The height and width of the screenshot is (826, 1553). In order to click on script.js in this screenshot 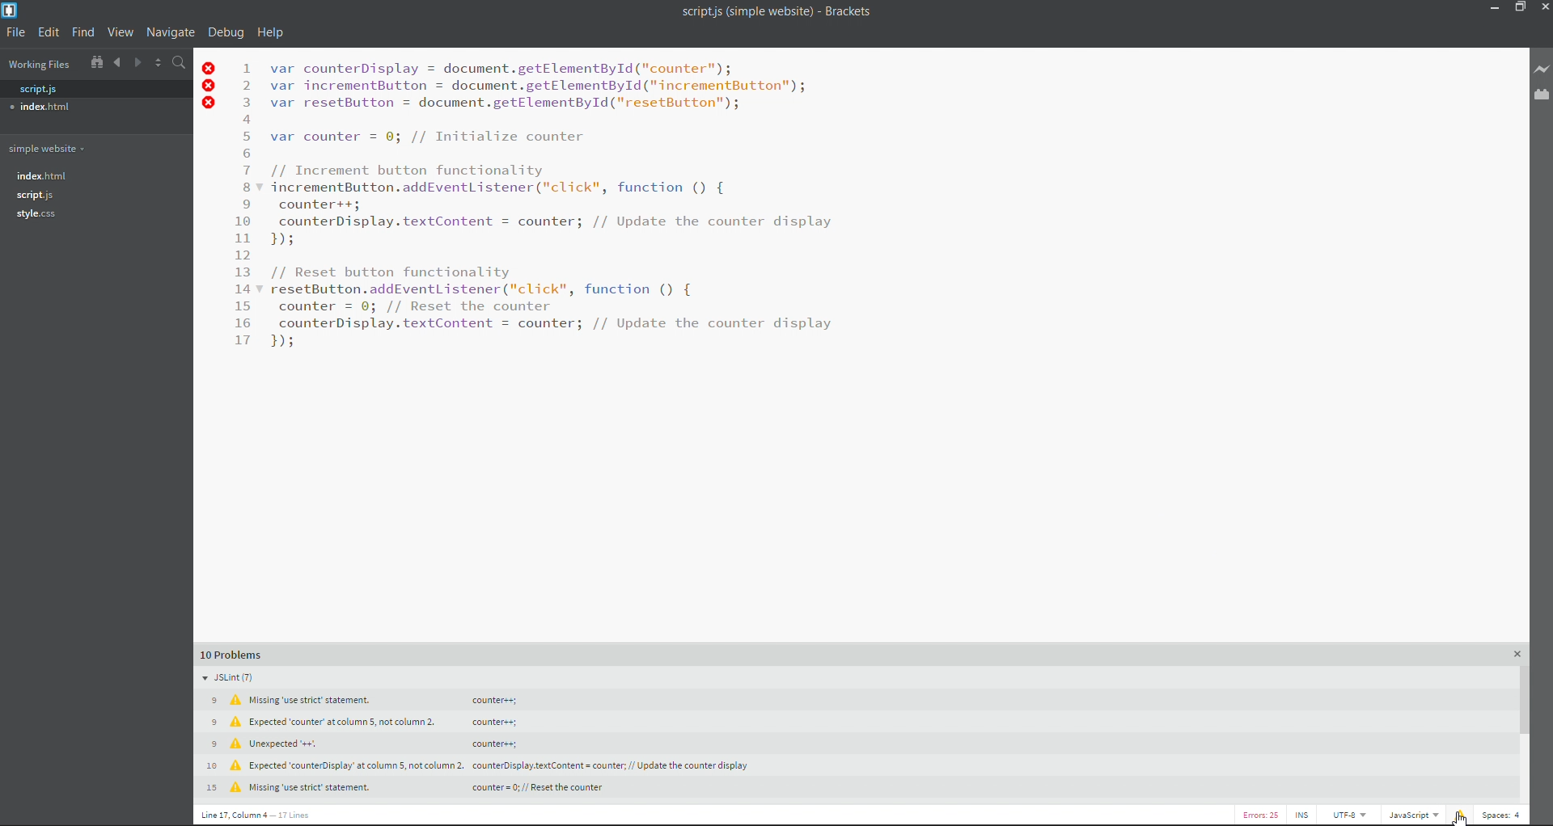, I will do `click(36, 90)`.